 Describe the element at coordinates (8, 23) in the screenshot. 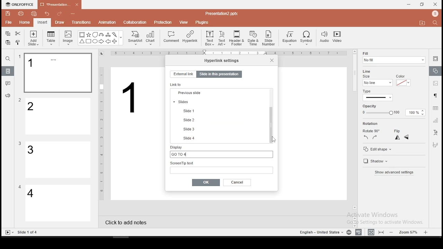

I see `file` at that location.